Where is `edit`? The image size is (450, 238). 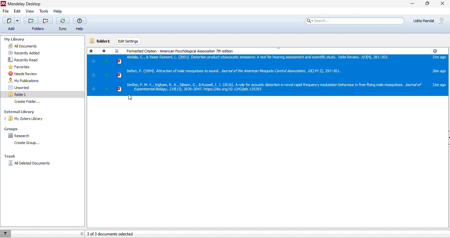
edit is located at coordinates (18, 11).